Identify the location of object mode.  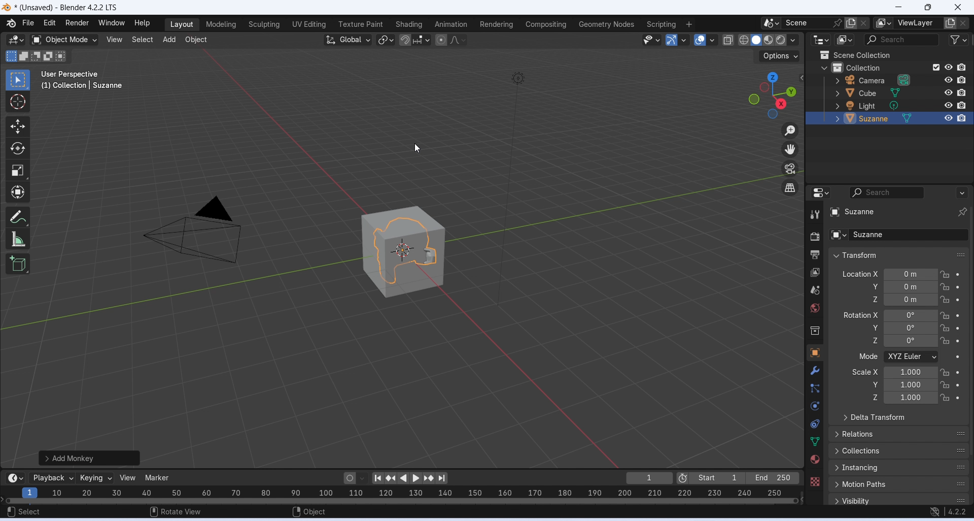
(64, 40).